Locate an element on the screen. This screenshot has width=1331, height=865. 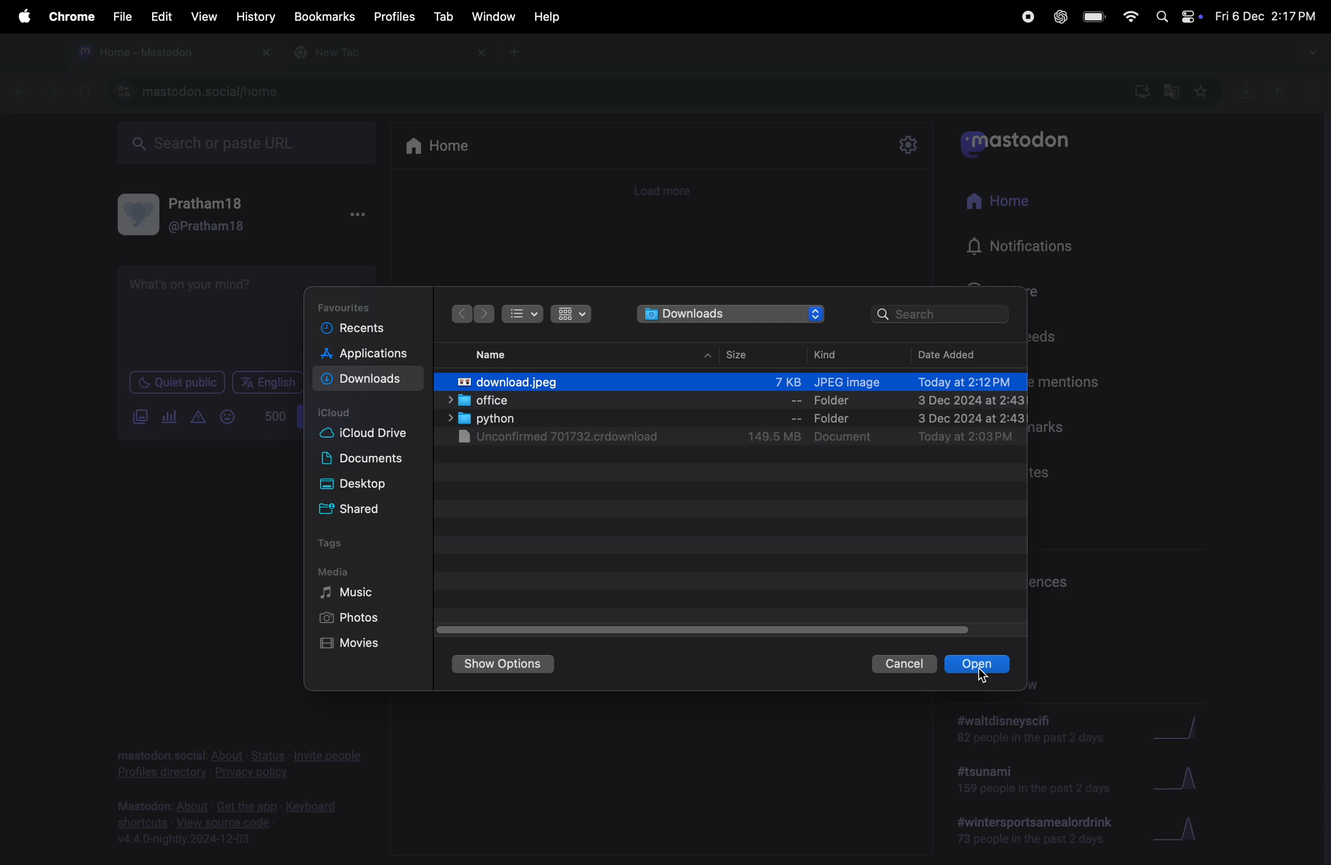
backward is located at coordinates (25, 93).